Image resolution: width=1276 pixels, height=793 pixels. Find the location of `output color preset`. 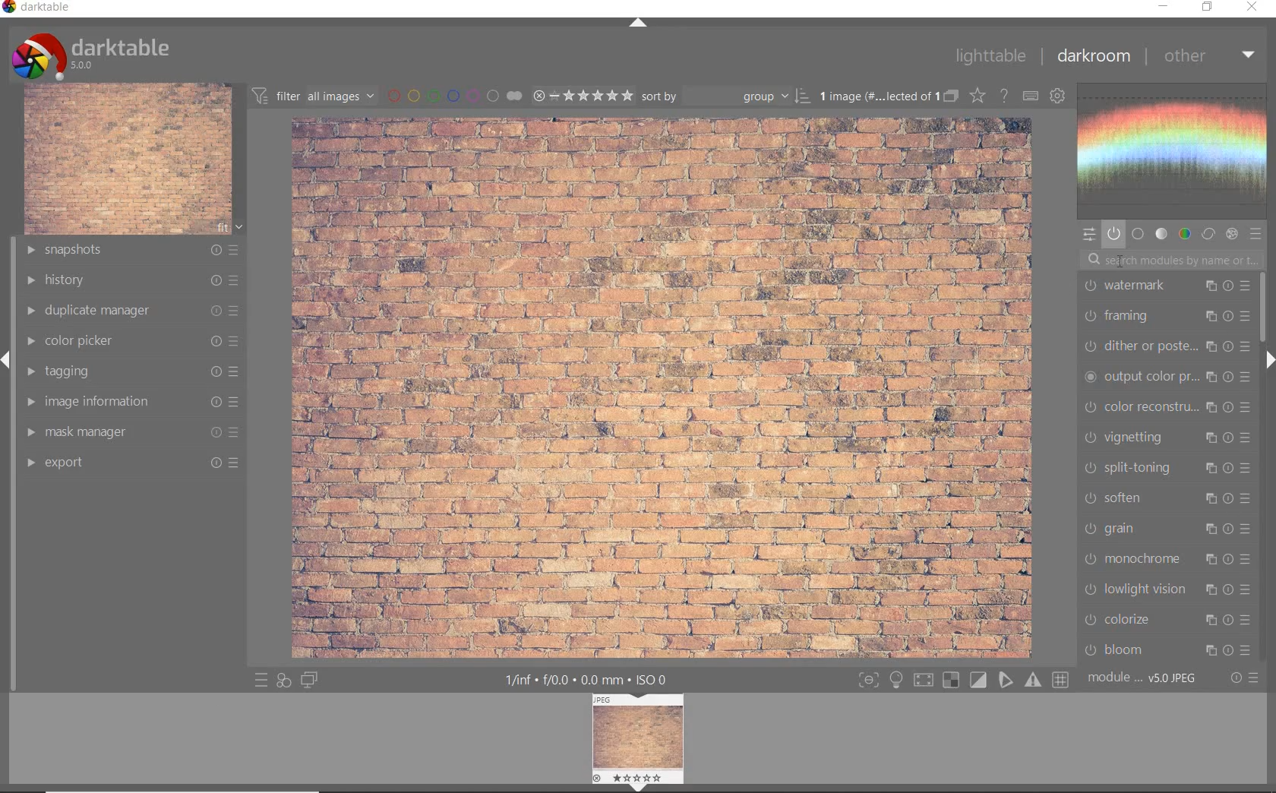

output color preset is located at coordinates (1166, 378).